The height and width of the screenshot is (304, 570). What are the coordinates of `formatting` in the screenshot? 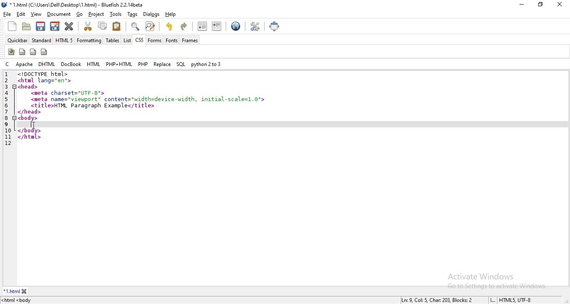 It's located at (90, 40).